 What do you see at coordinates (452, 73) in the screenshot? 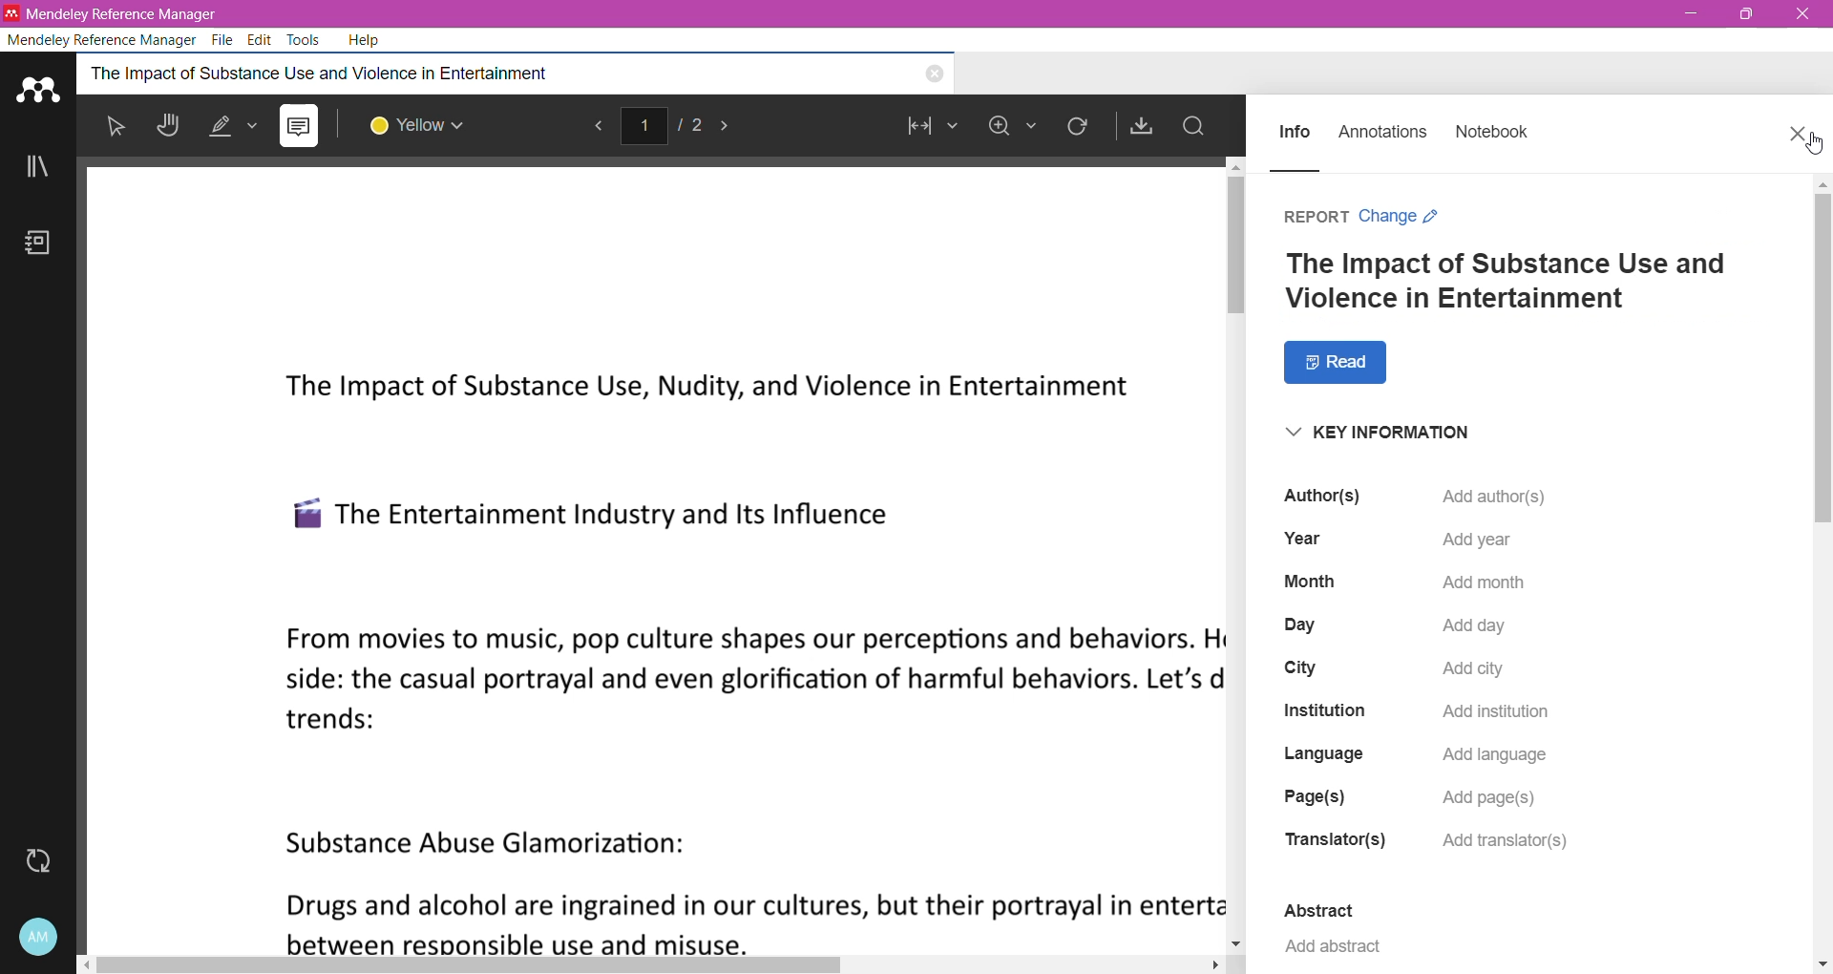
I see `Reference Item Title` at bounding box center [452, 73].